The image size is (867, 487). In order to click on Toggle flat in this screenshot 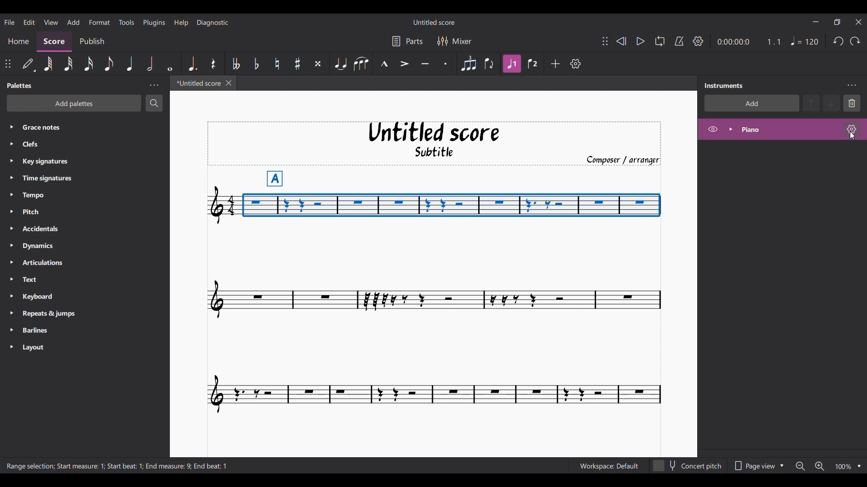, I will do `click(257, 64)`.